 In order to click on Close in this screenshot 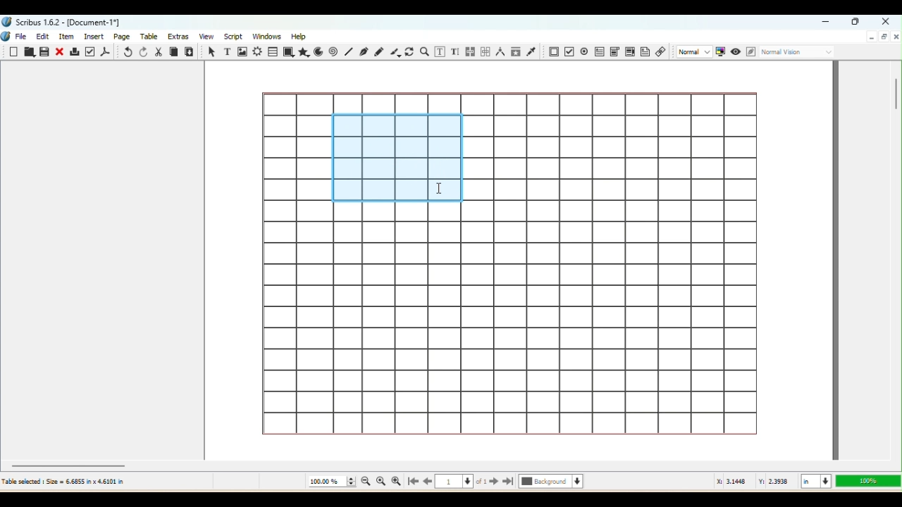, I will do `click(884, 20)`.